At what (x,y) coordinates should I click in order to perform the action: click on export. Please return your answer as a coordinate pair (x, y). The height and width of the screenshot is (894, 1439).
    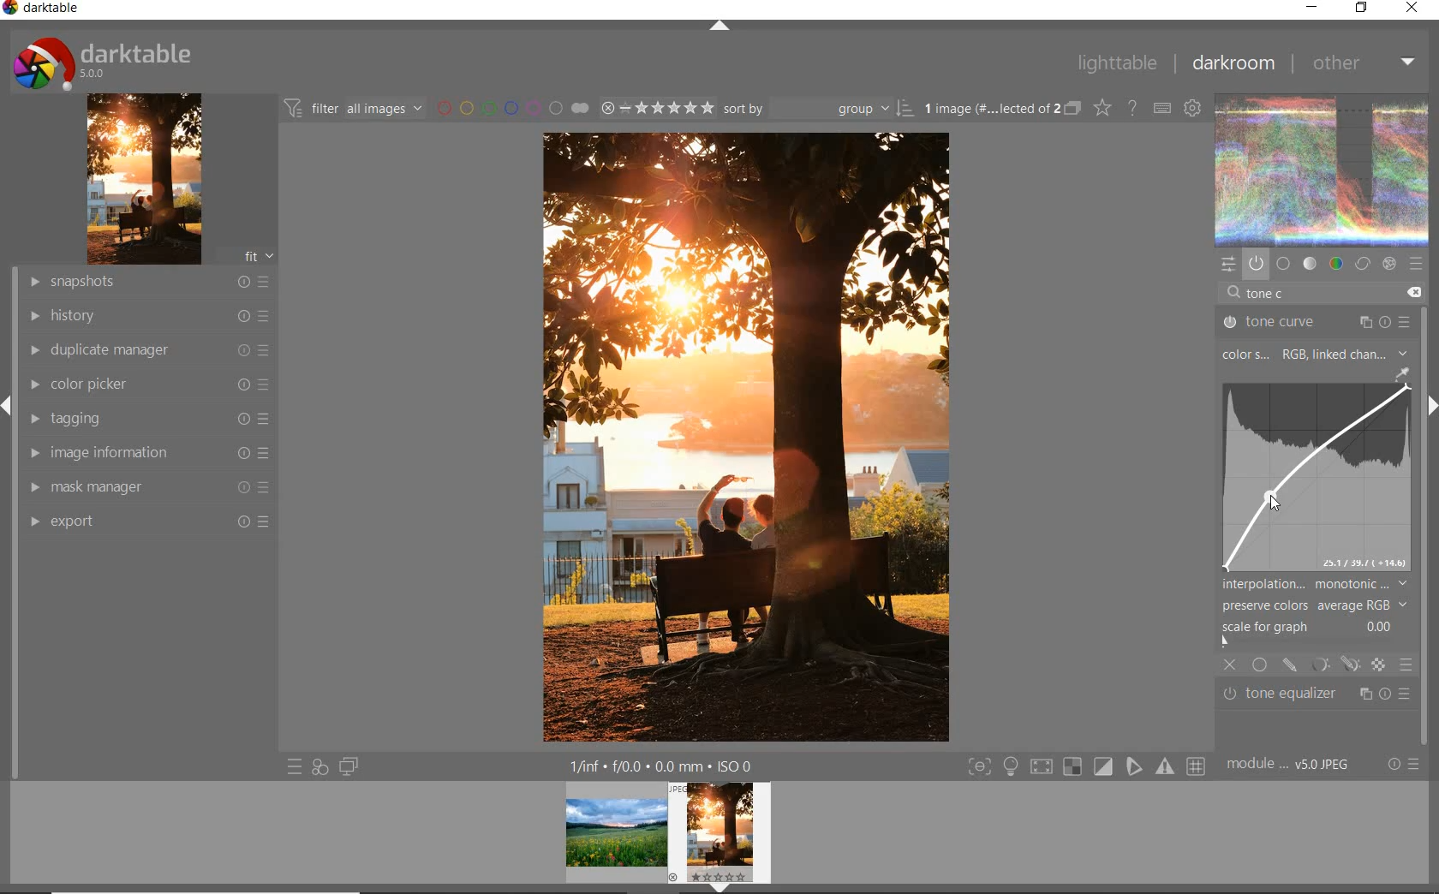
    Looking at the image, I should click on (146, 523).